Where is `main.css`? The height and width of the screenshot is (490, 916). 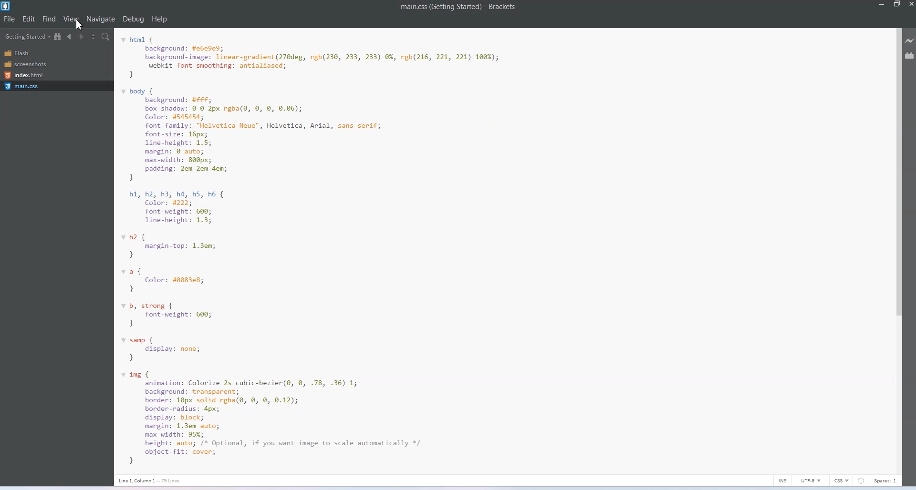 main.css is located at coordinates (26, 86).